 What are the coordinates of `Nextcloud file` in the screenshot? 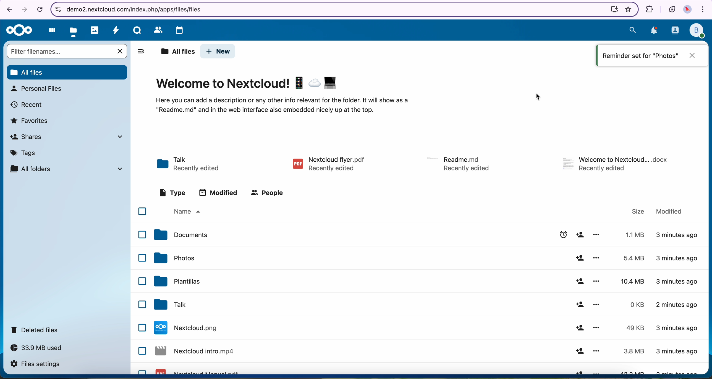 It's located at (189, 328).